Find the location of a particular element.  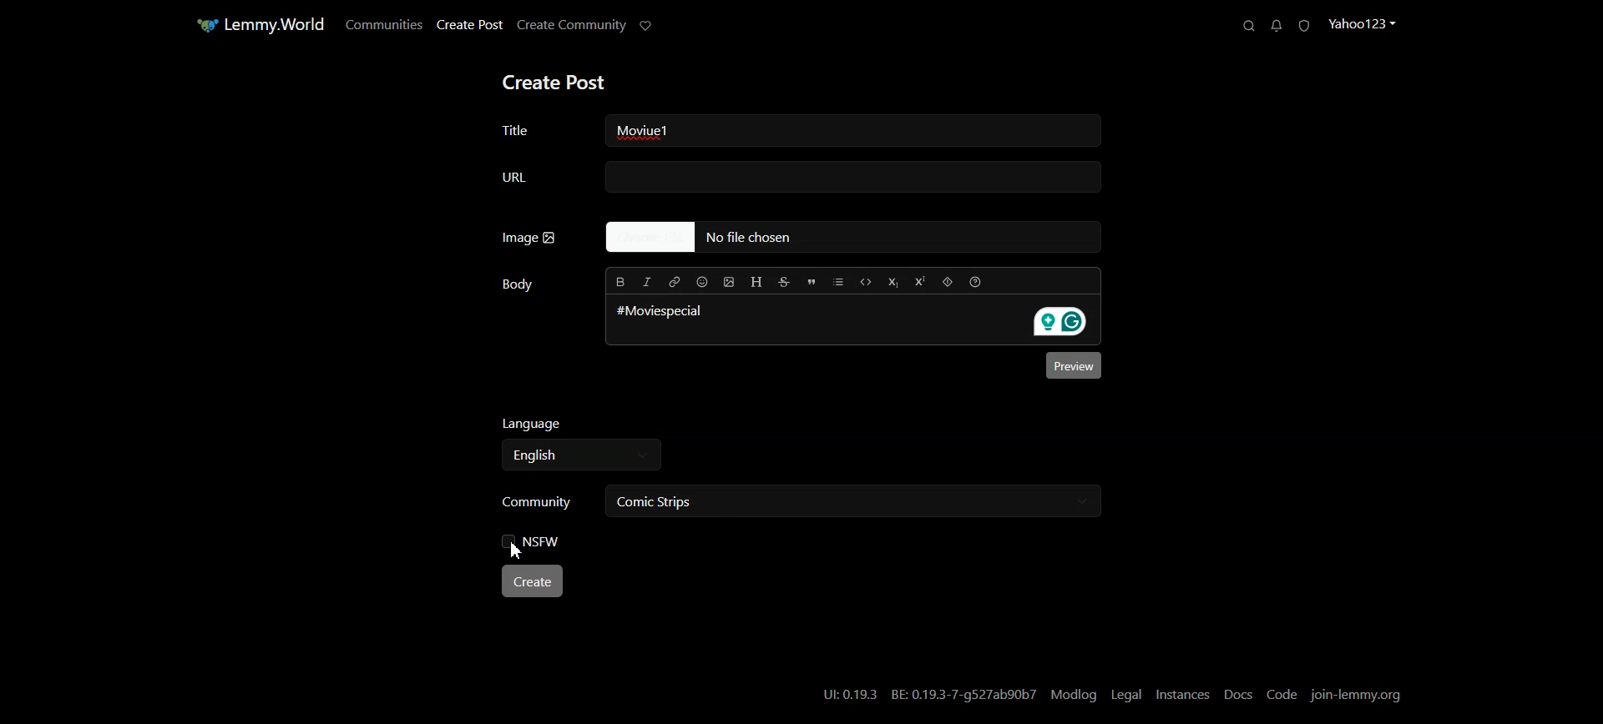

Insert Emoji is located at coordinates (703, 282).